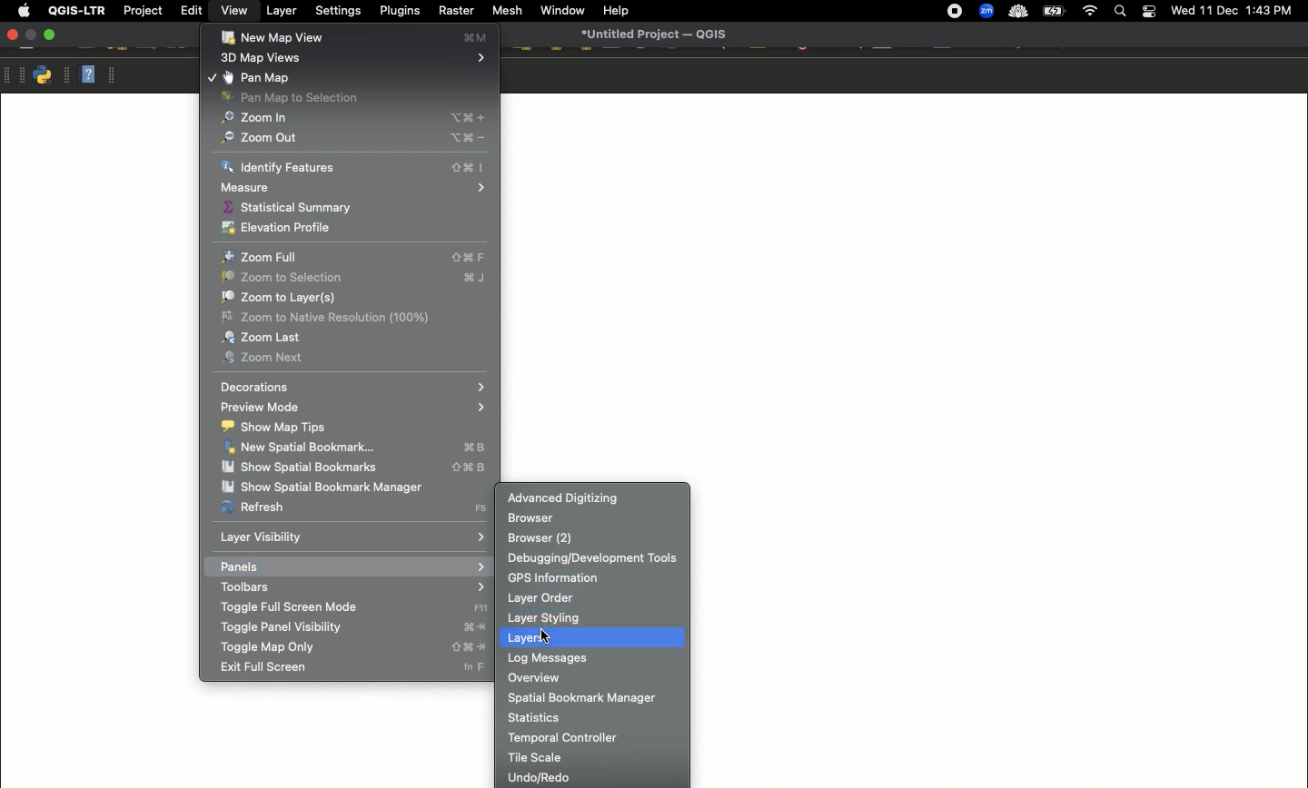 The height and width of the screenshot is (788, 1308). What do you see at coordinates (355, 607) in the screenshot?
I see `Toggle full screen mode` at bounding box center [355, 607].